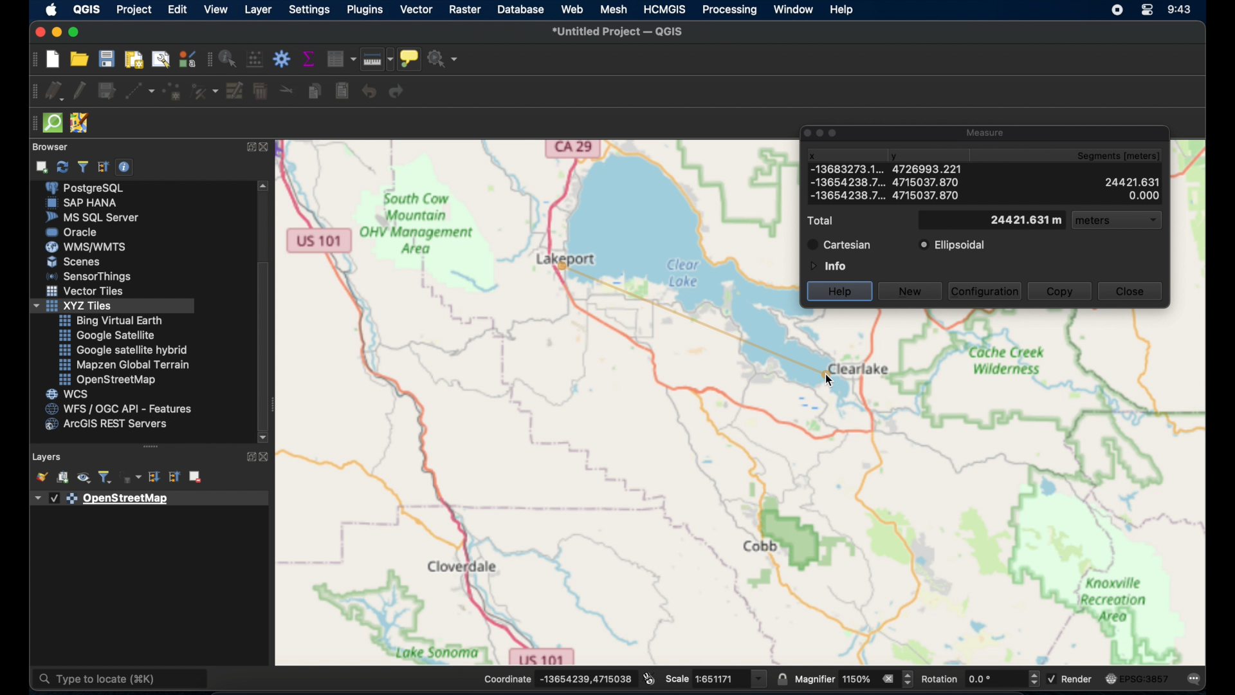  What do you see at coordinates (91, 276) in the screenshot?
I see `sensor things` at bounding box center [91, 276].